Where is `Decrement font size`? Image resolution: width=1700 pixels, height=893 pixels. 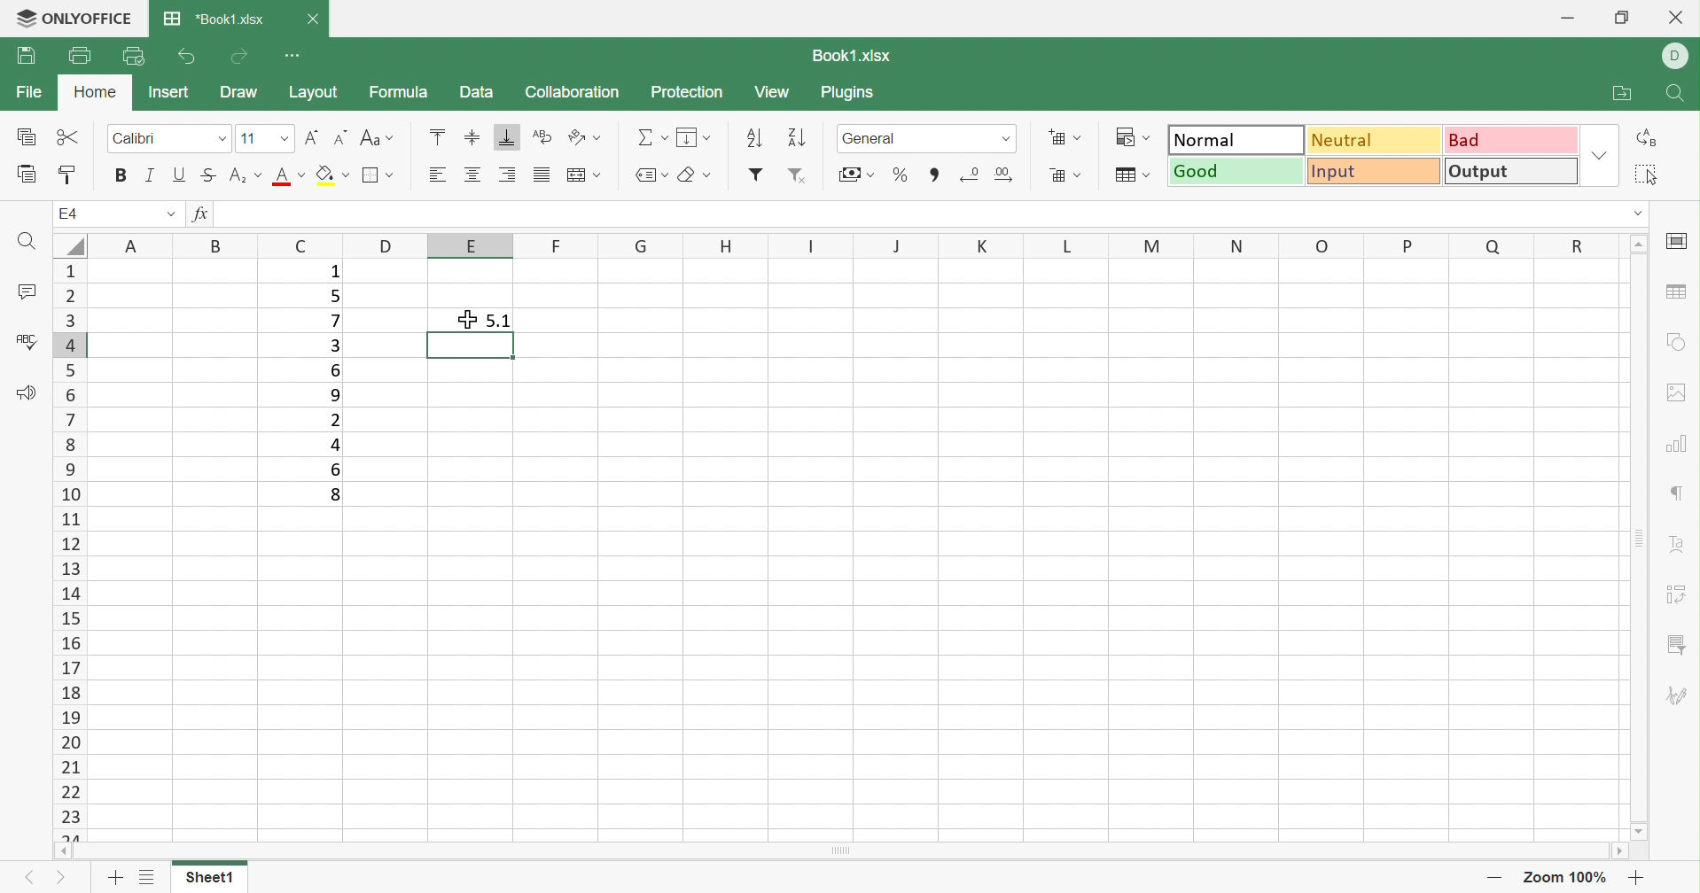 Decrement font size is located at coordinates (339, 138).